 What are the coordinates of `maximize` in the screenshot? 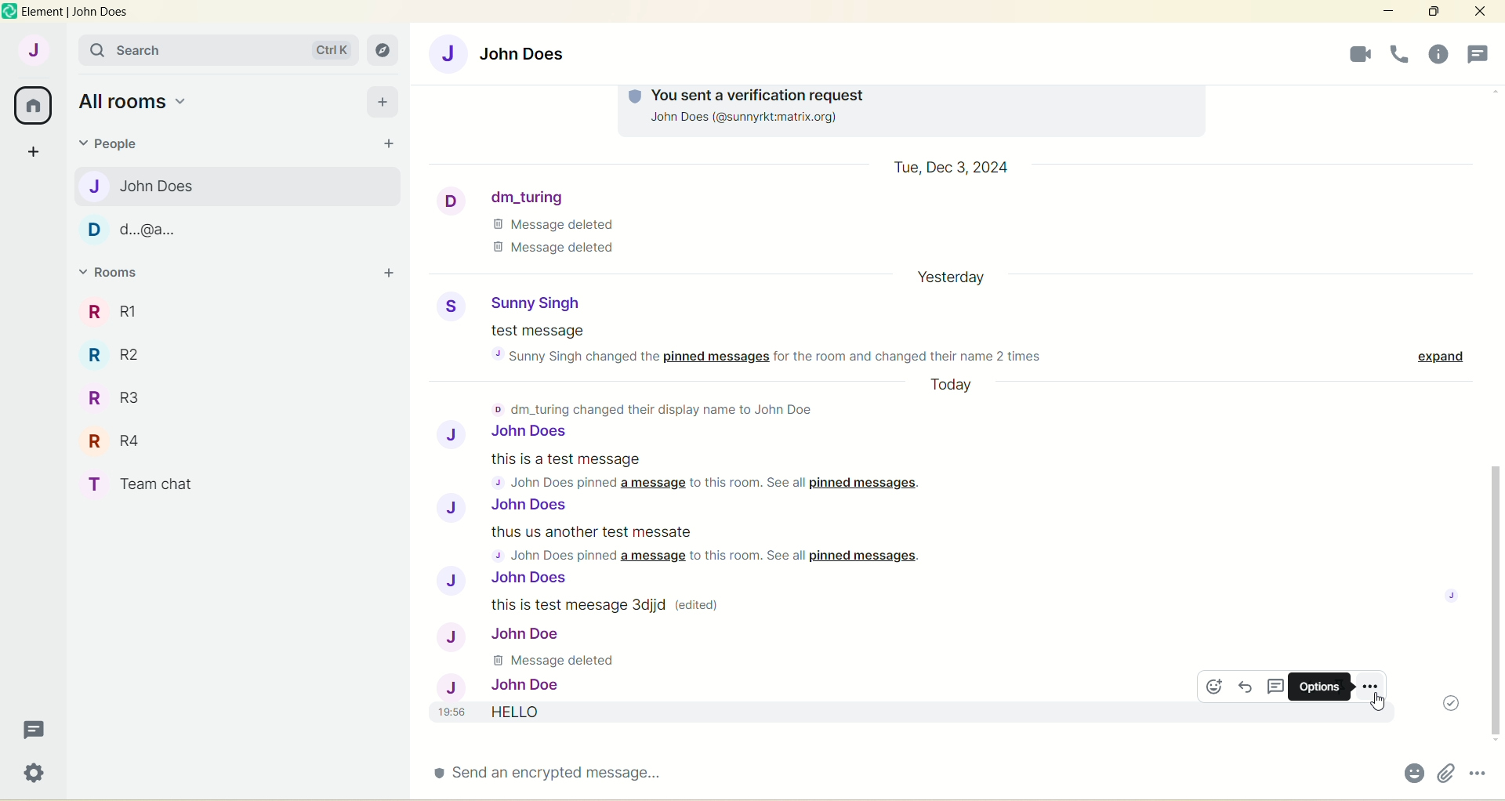 It's located at (1434, 12).